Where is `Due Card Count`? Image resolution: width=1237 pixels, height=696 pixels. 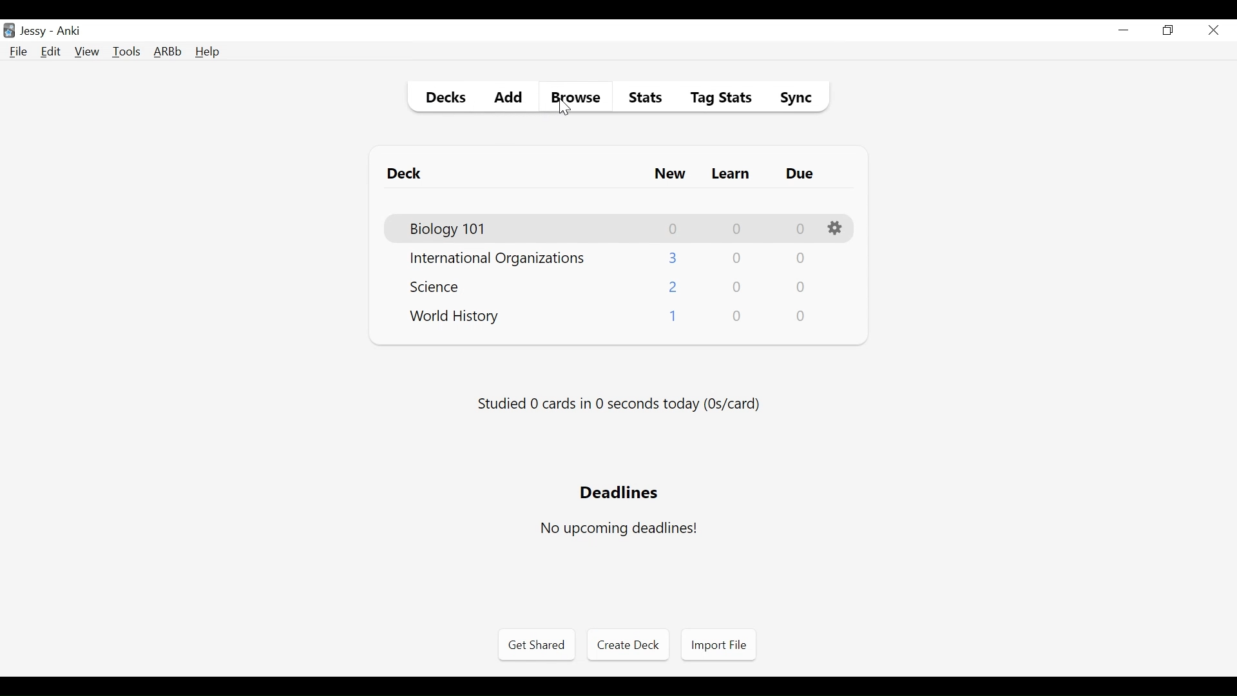 Due Card Count is located at coordinates (801, 229).